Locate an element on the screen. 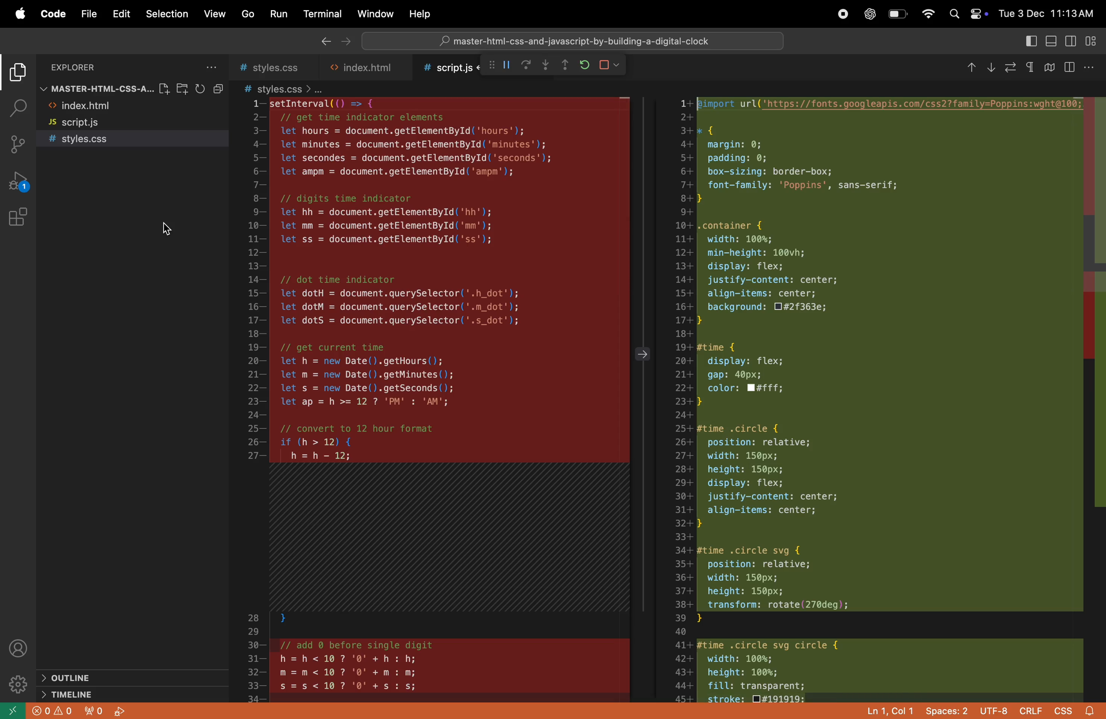  apple menu is located at coordinates (20, 14).